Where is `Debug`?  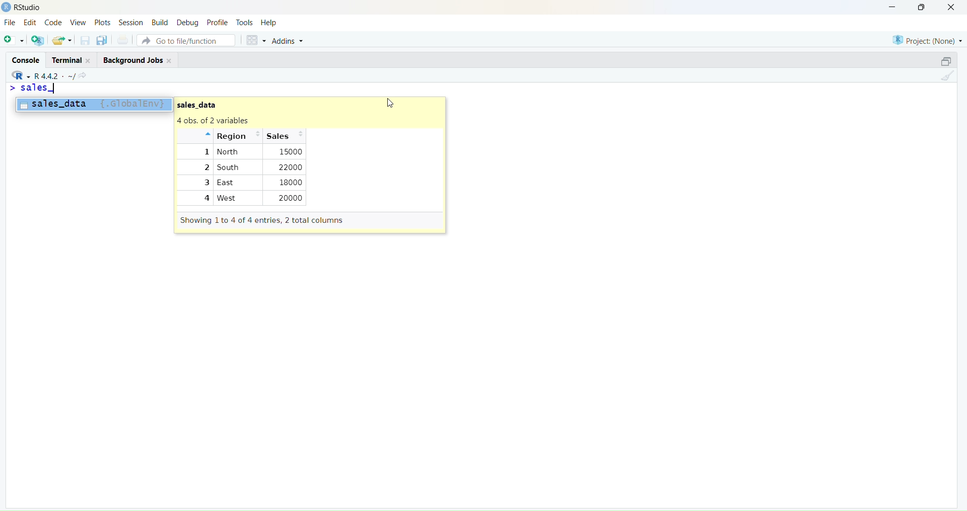 Debug is located at coordinates (187, 22).